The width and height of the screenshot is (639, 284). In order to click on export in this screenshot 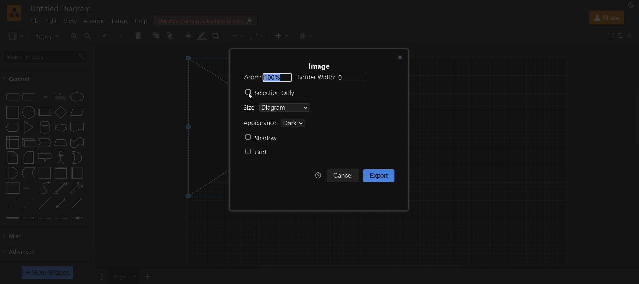, I will do `click(380, 176)`.